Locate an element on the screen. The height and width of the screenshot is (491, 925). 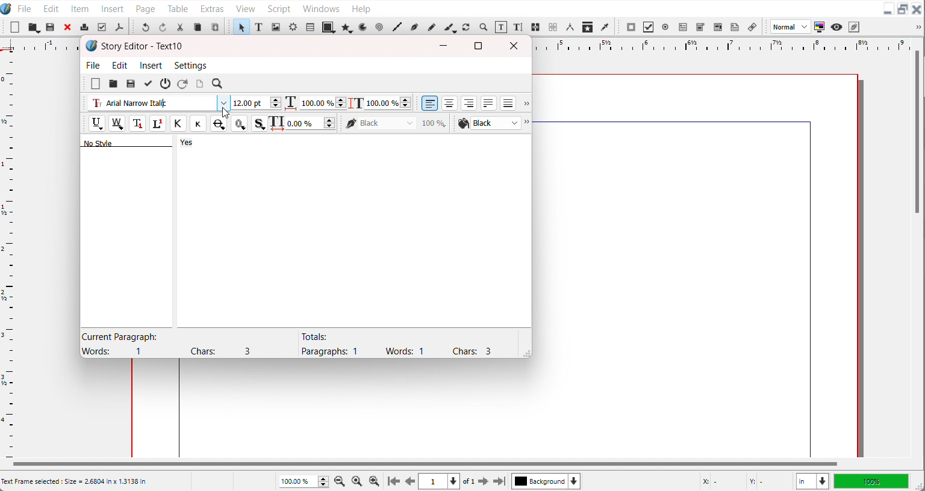
Render Frame is located at coordinates (293, 26).